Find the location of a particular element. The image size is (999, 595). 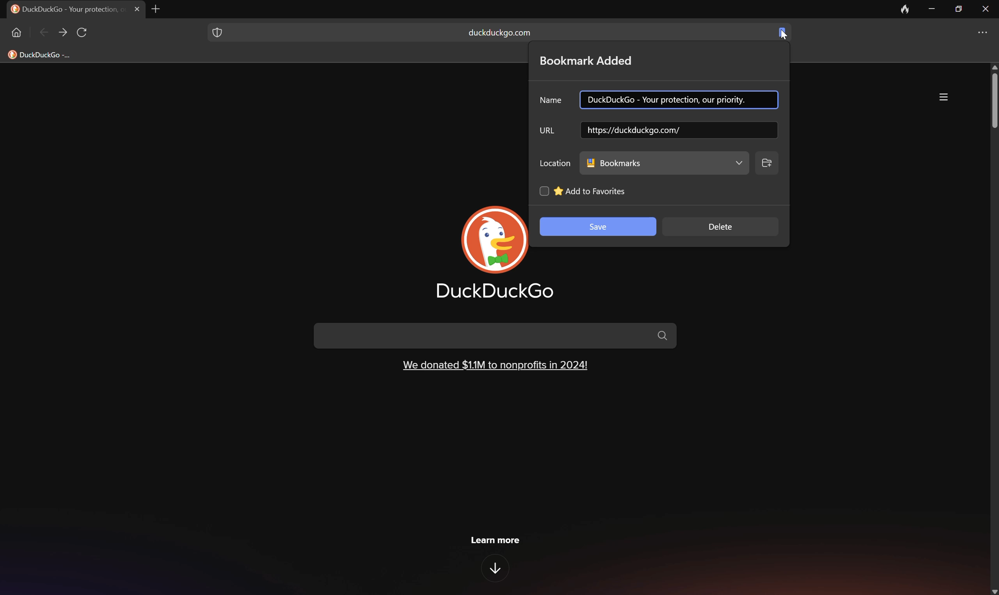

https://duckduckgo.com/ is located at coordinates (664, 130).